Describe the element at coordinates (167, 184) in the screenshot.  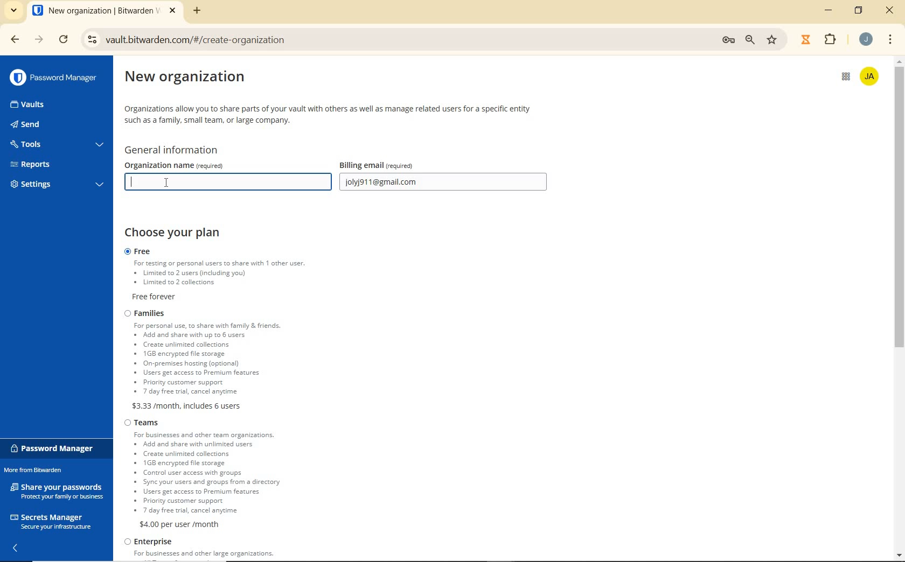
I see `cursor` at that location.